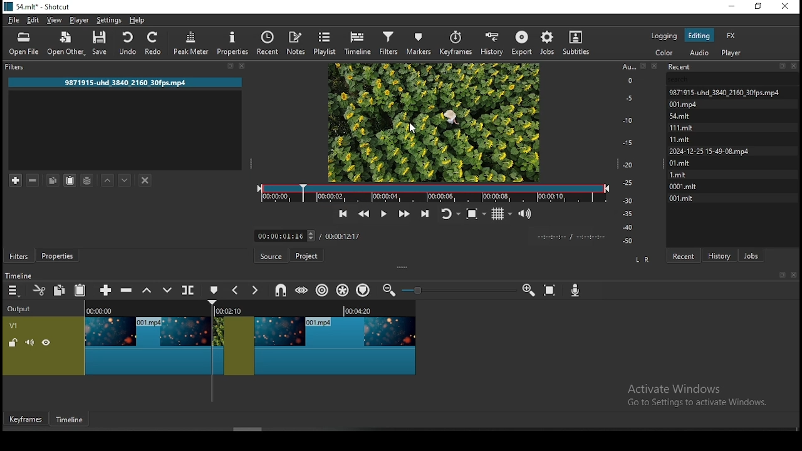 The height and width of the screenshot is (451, 802). Describe the element at coordinates (320, 290) in the screenshot. I see `ripple` at that location.